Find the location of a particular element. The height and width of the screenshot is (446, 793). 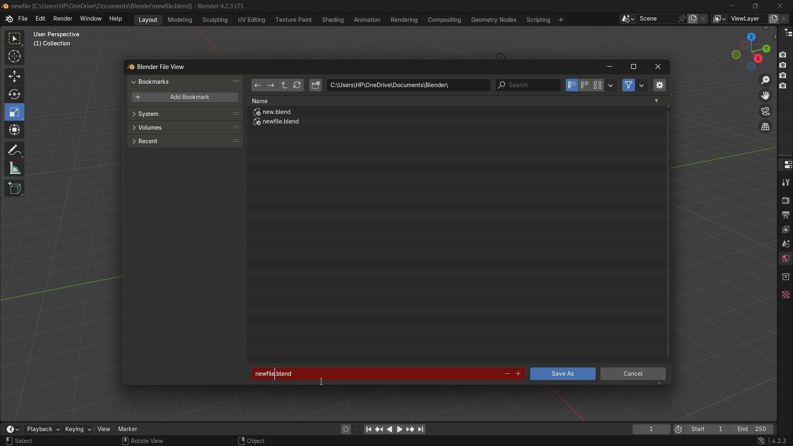

system is located at coordinates (185, 115).